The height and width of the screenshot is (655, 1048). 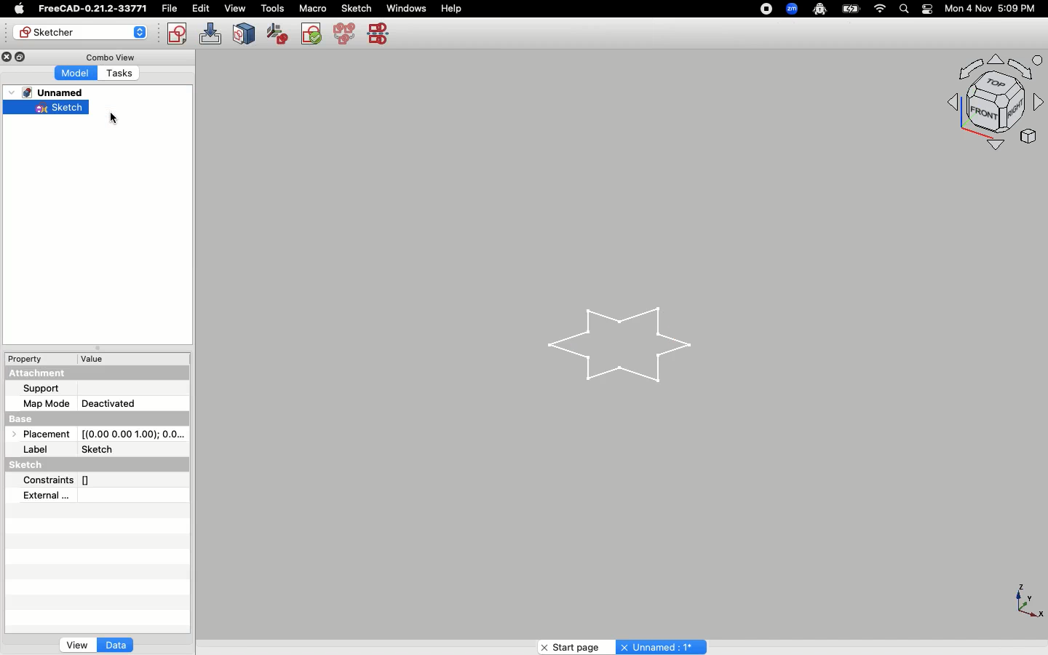 I want to click on 2D star, so click(x=629, y=346).